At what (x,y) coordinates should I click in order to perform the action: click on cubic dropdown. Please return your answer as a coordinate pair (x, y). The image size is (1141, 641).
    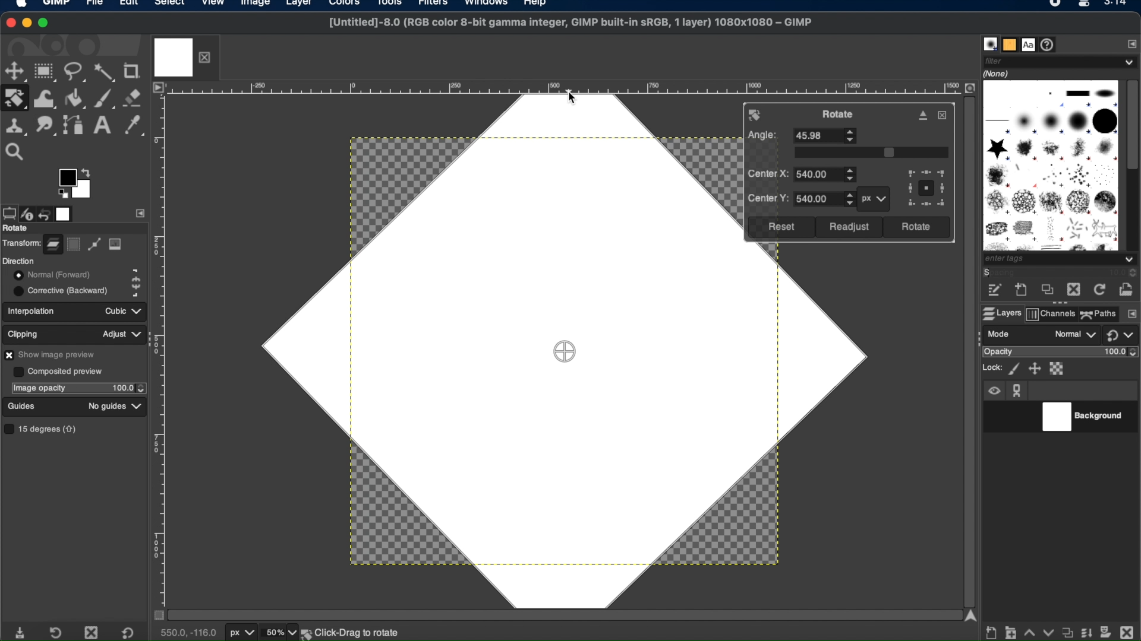
    Looking at the image, I should click on (120, 310).